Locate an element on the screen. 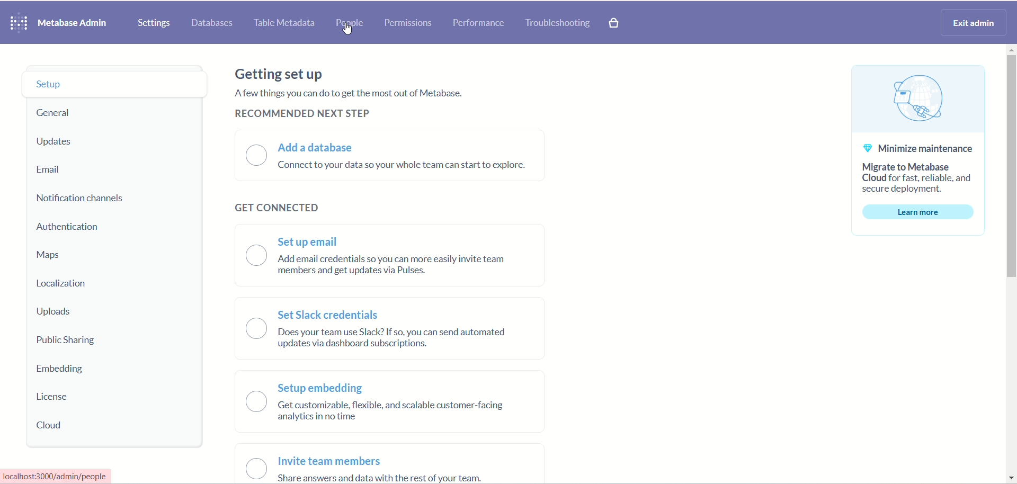 The height and width of the screenshot is (484, 1017). permissions is located at coordinates (409, 24).